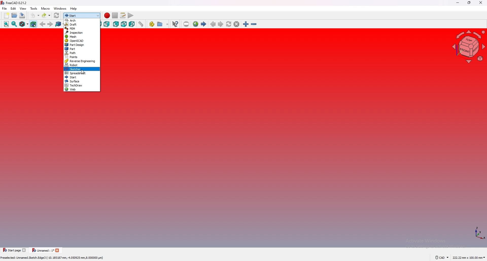  What do you see at coordinates (236, 24) in the screenshot?
I see `stop loading` at bounding box center [236, 24].